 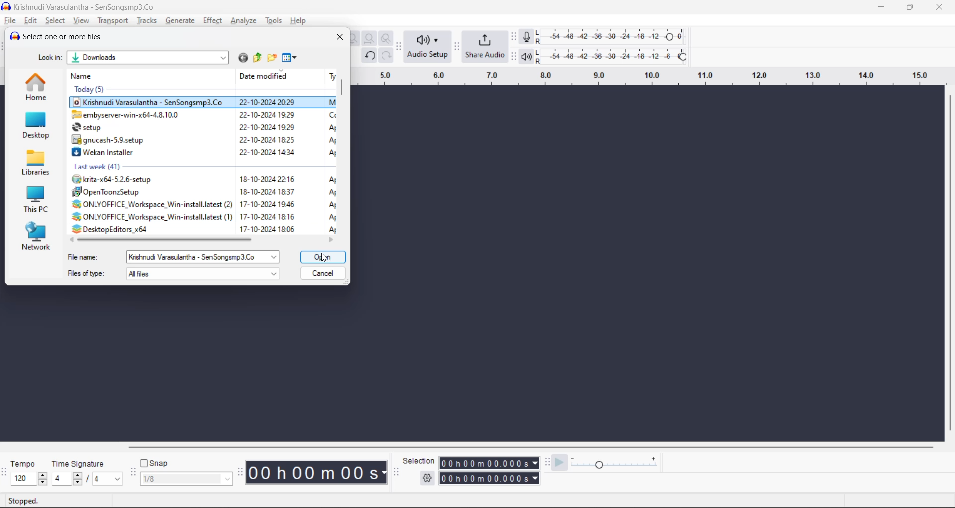 What do you see at coordinates (202, 114) in the screenshot?
I see `Z embyserver-win-x64-4.8.10.0 22-10-2024 19:29 Ce` at bounding box center [202, 114].